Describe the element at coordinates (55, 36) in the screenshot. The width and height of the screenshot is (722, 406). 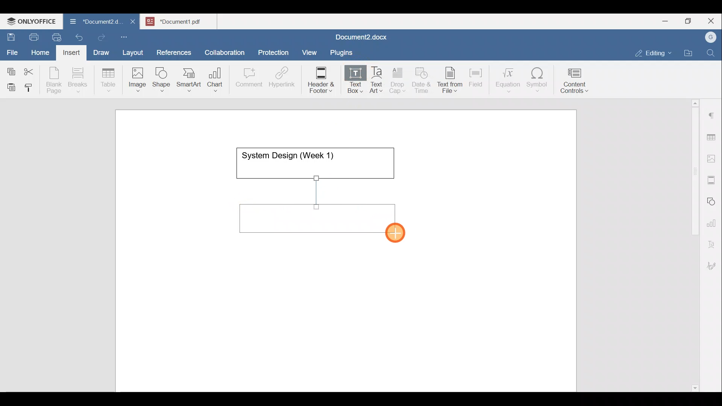
I see `Quick print` at that location.